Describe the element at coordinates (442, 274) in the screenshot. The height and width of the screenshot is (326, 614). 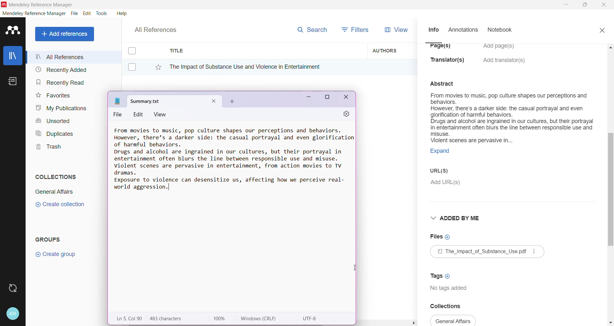
I see `Click to Add Tags` at that location.